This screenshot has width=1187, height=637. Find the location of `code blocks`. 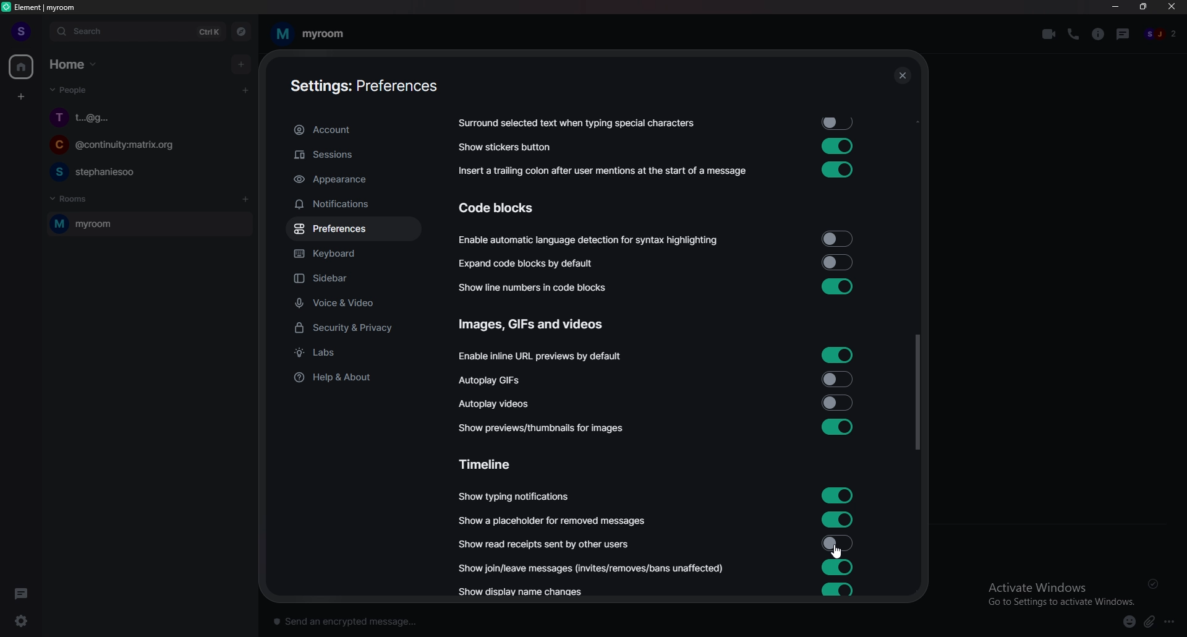

code blocks is located at coordinates (508, 208).